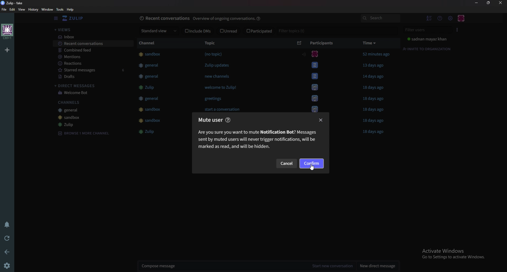 The image size is (507, 272). Describe the element at coordinates (91, 70) in the screenshot. I see `Starred messages` at that location.